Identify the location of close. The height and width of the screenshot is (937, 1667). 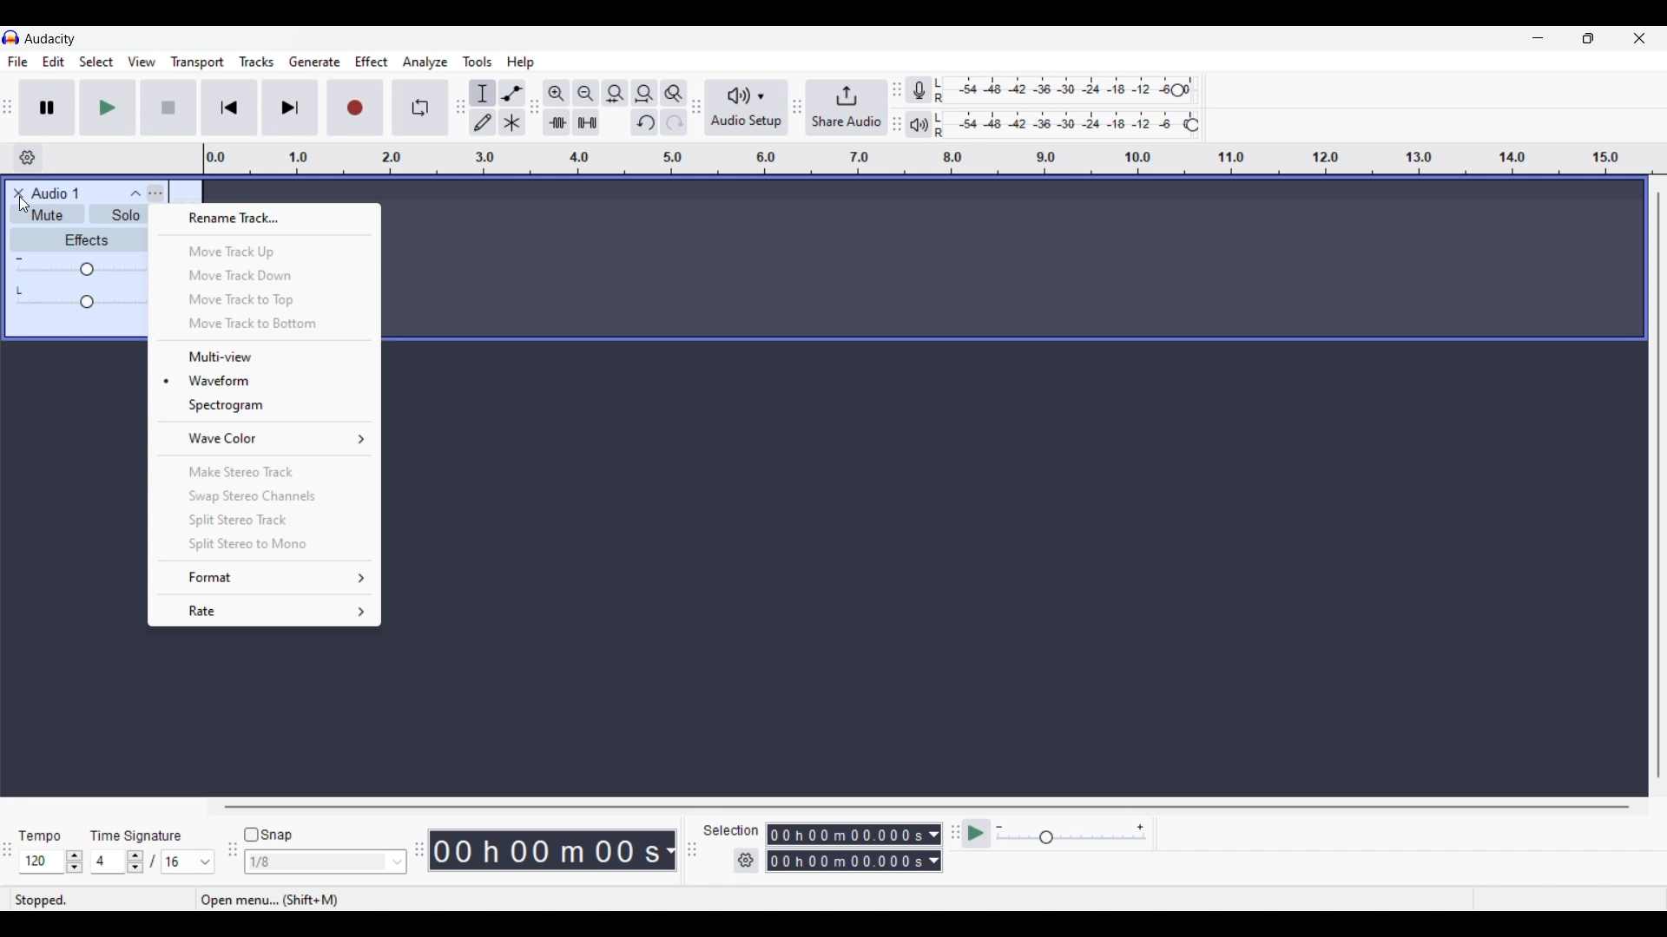
(16, 193).